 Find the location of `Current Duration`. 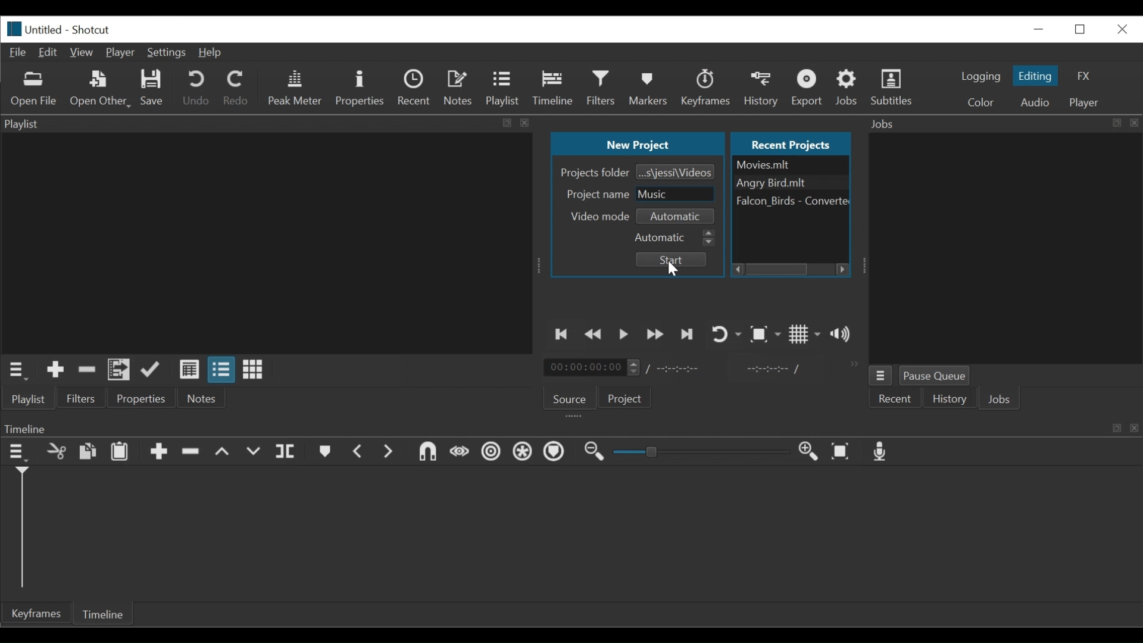

Current Duration is located at coordinates (594, 369).